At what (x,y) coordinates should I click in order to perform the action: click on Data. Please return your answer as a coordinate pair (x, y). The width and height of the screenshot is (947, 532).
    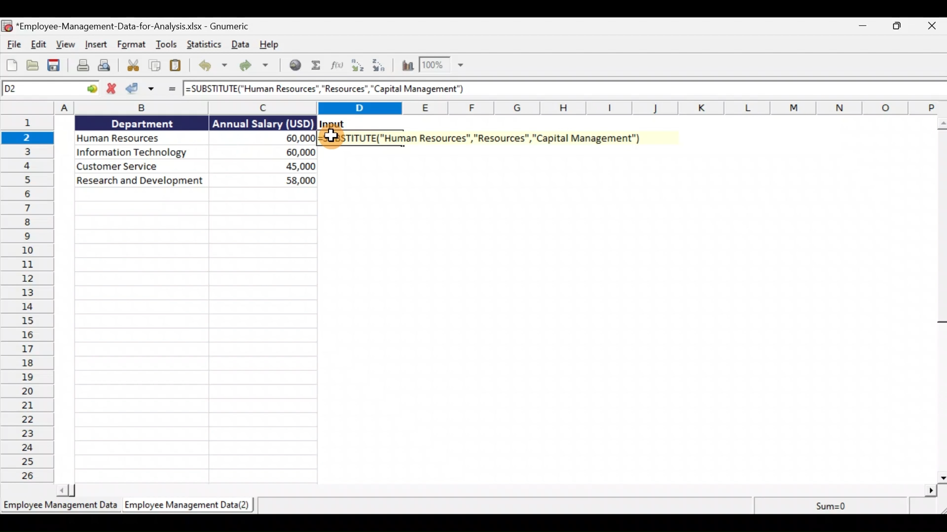
    Looking at the image, I should click on (192, 151).